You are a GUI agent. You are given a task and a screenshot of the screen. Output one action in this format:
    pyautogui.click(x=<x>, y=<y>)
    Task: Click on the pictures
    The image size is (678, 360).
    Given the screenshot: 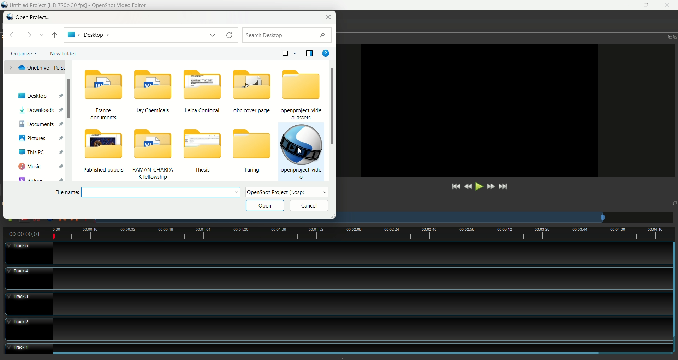 What is the action you would take?
    pyautogui.click(x=40, y=138)
    